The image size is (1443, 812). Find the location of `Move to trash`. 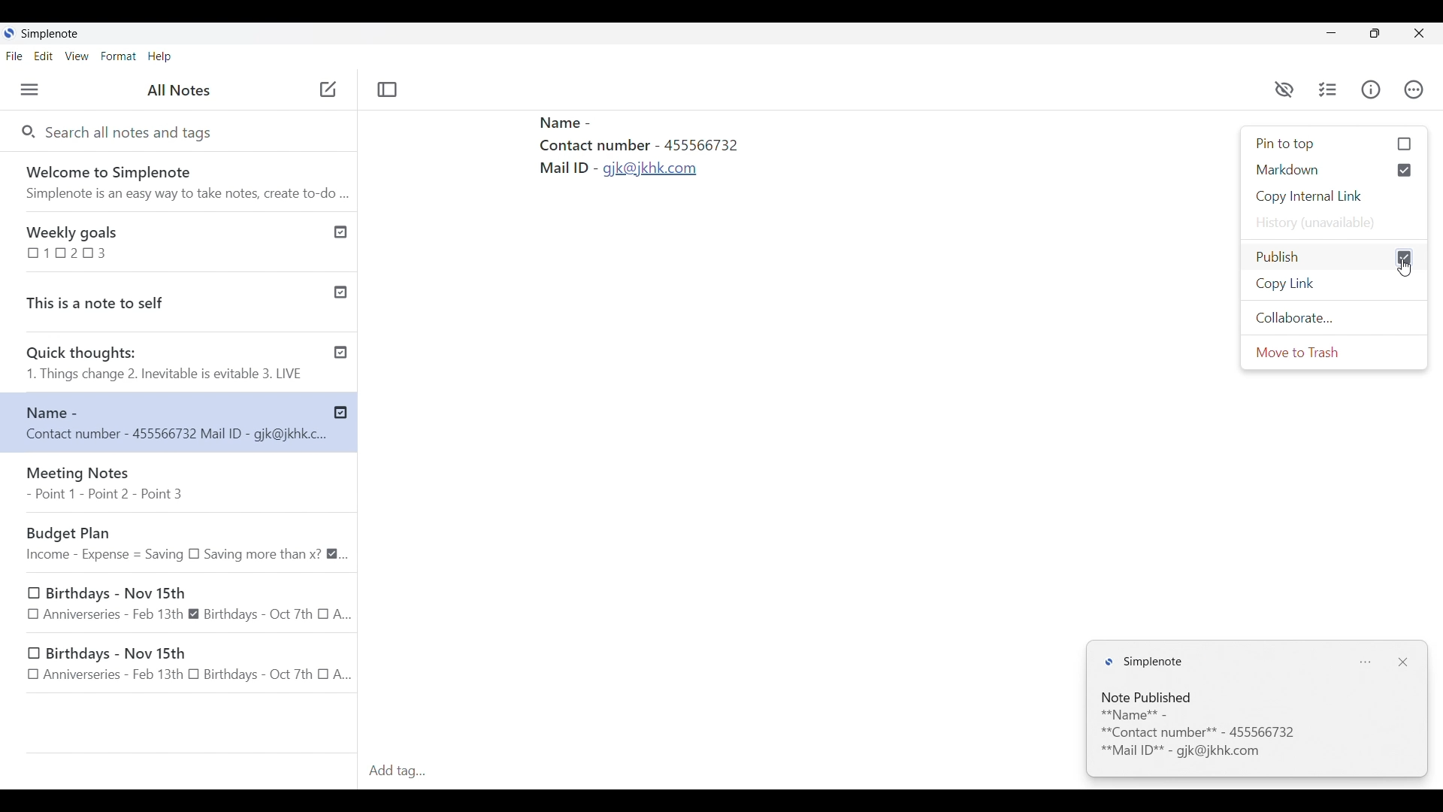

Move to trash is located at coordinates (1335, 352).